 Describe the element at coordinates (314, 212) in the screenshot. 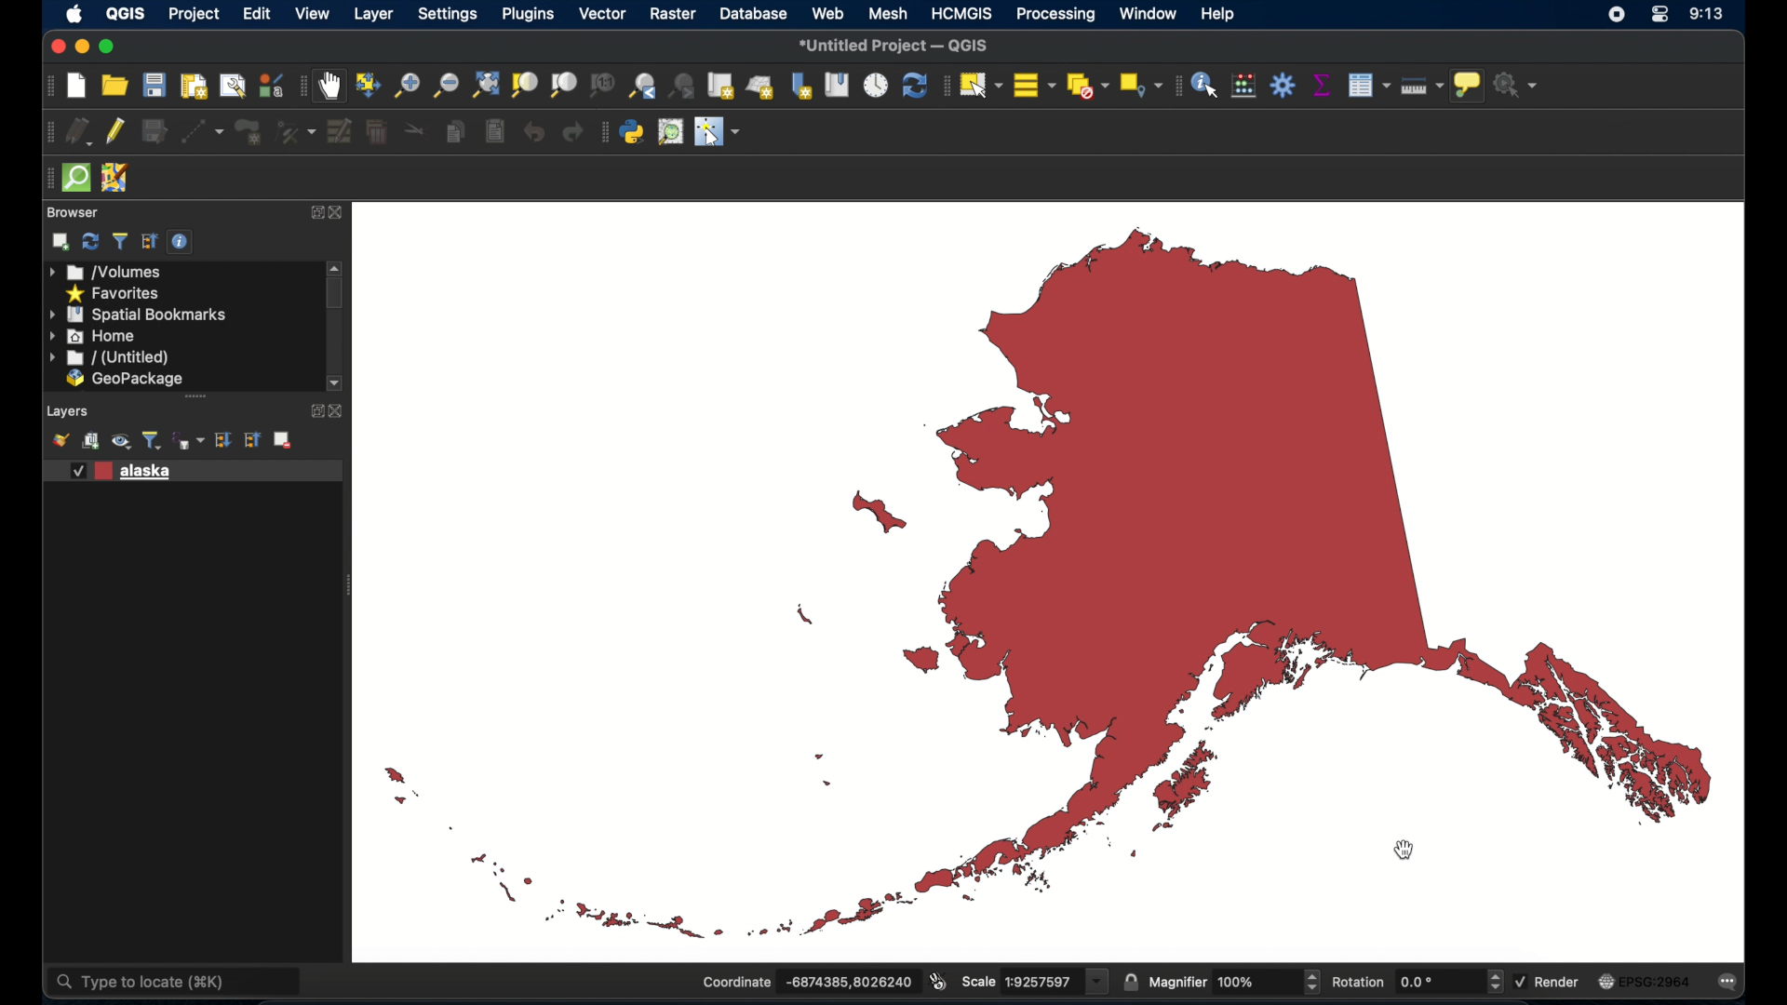

I see `expand` at that location.